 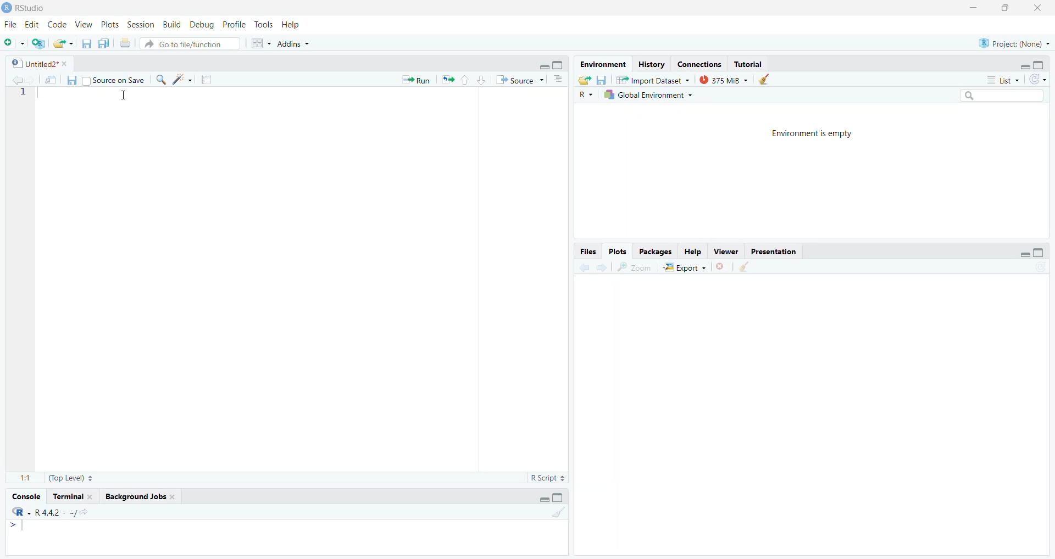 I want to click on background Jobs, so click(x=140, y=499).